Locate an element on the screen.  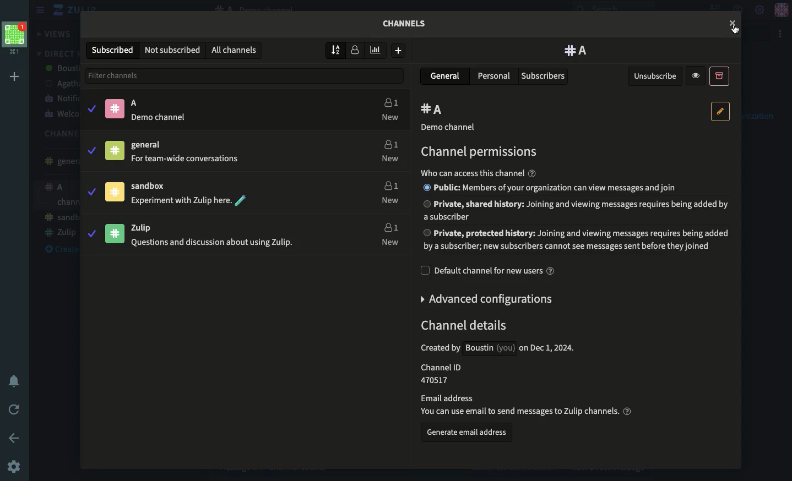
text is located at coordinates (473, 173).